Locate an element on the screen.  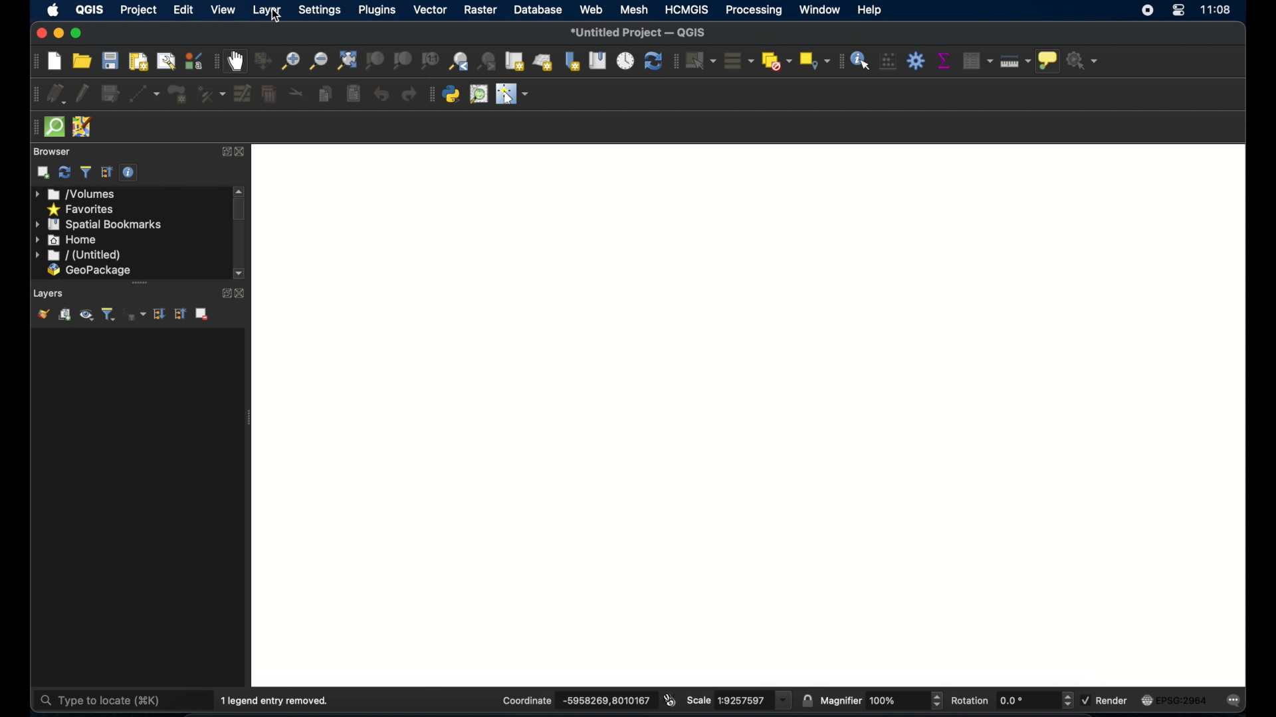
toggle editing is located at coordinates (83, 92).